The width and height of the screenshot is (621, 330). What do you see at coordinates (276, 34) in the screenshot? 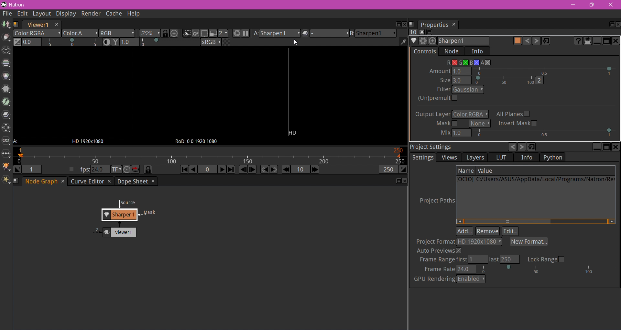
I see `Viewer Input A` at bounding box center [276, 34].